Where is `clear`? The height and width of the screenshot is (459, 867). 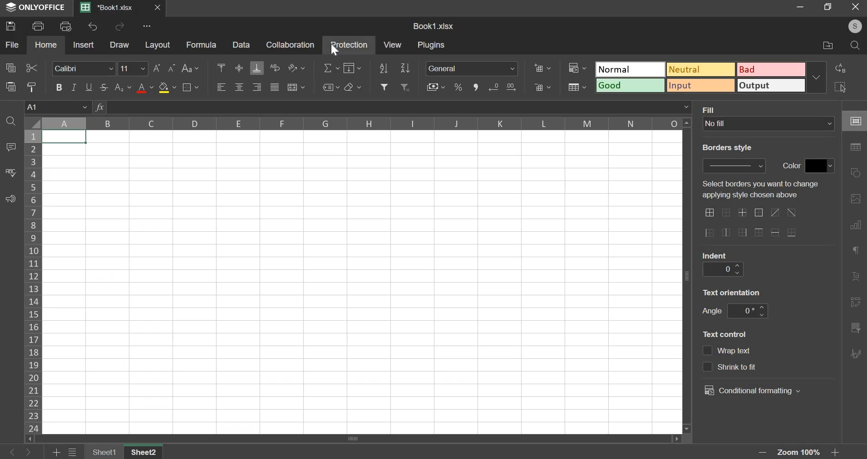 clear is located at coordinates (352, 87).